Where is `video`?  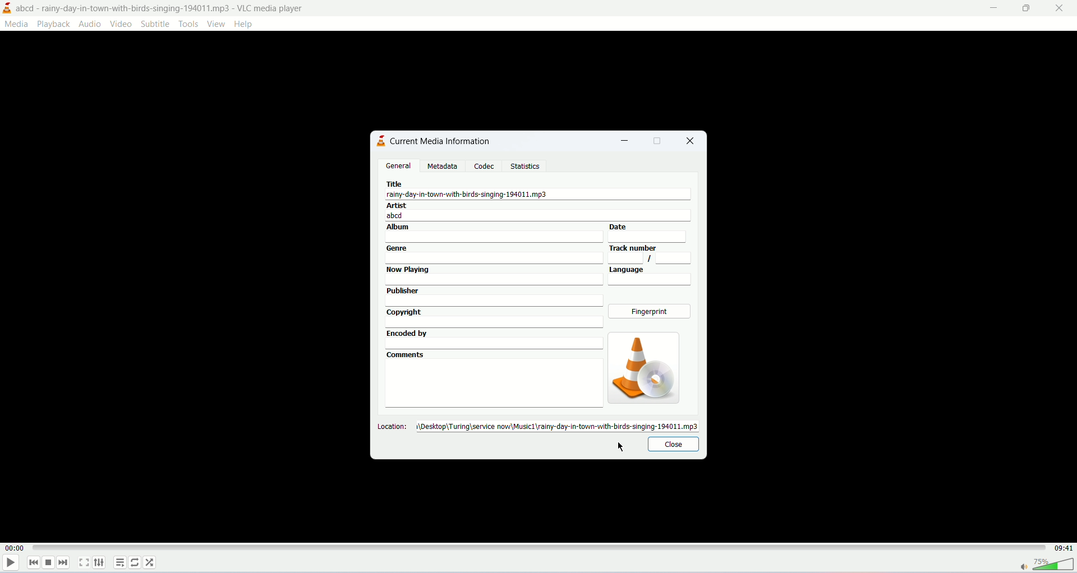 video is located at coordinates (122, 24).